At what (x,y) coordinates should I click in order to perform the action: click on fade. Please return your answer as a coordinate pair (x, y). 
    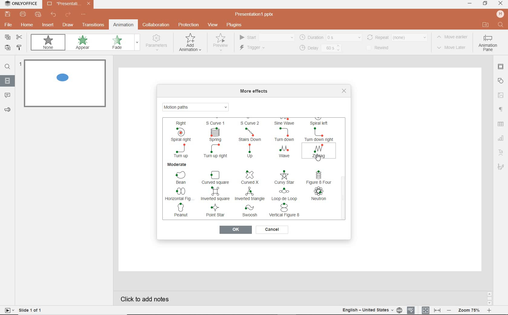
    Looking at the image, I should click on (120, 43).